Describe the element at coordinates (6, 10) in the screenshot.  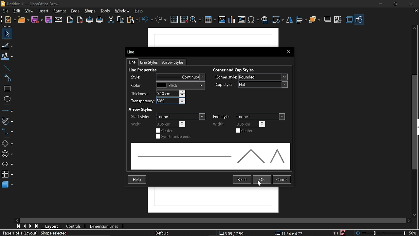
I see `File` at that location.